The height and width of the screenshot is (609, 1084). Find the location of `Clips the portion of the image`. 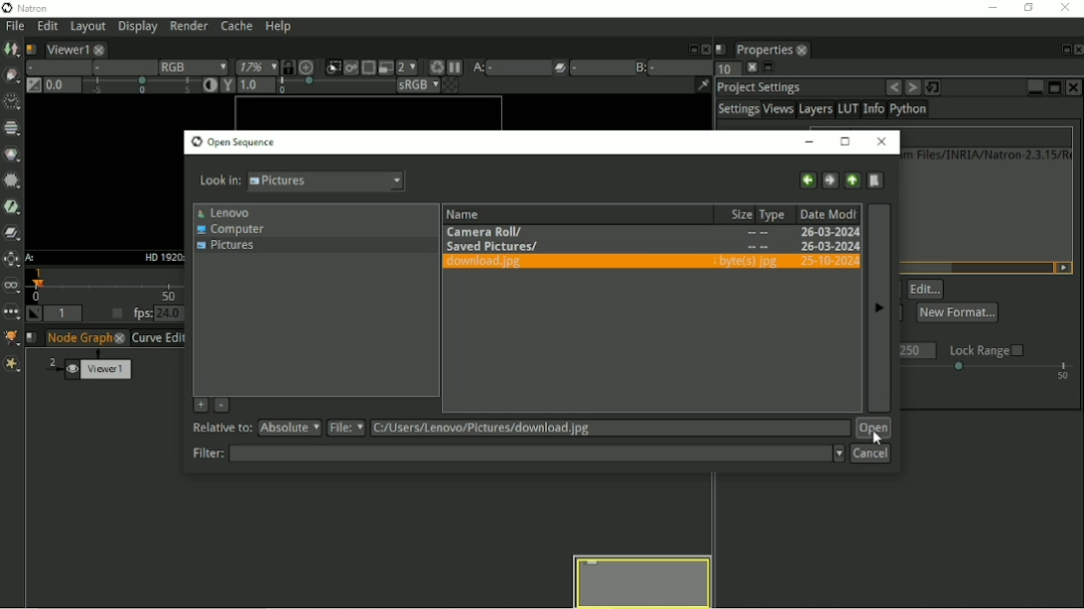

Clips the portion of the image is located at coordinates (332, 67).